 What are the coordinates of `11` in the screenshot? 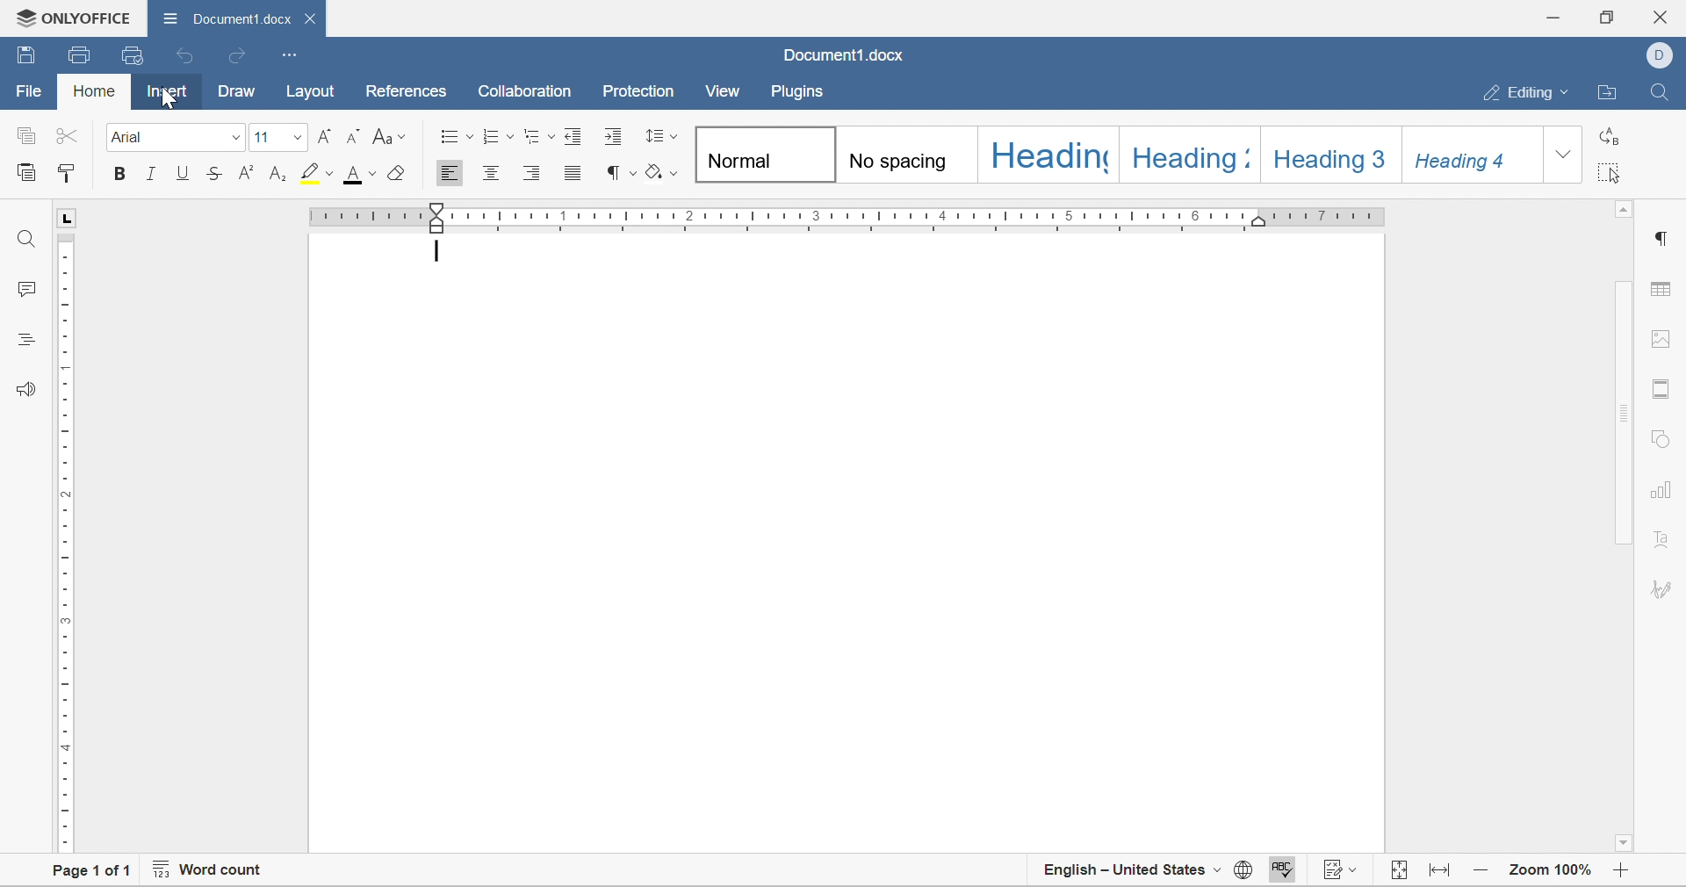 It's located at (278, 135).